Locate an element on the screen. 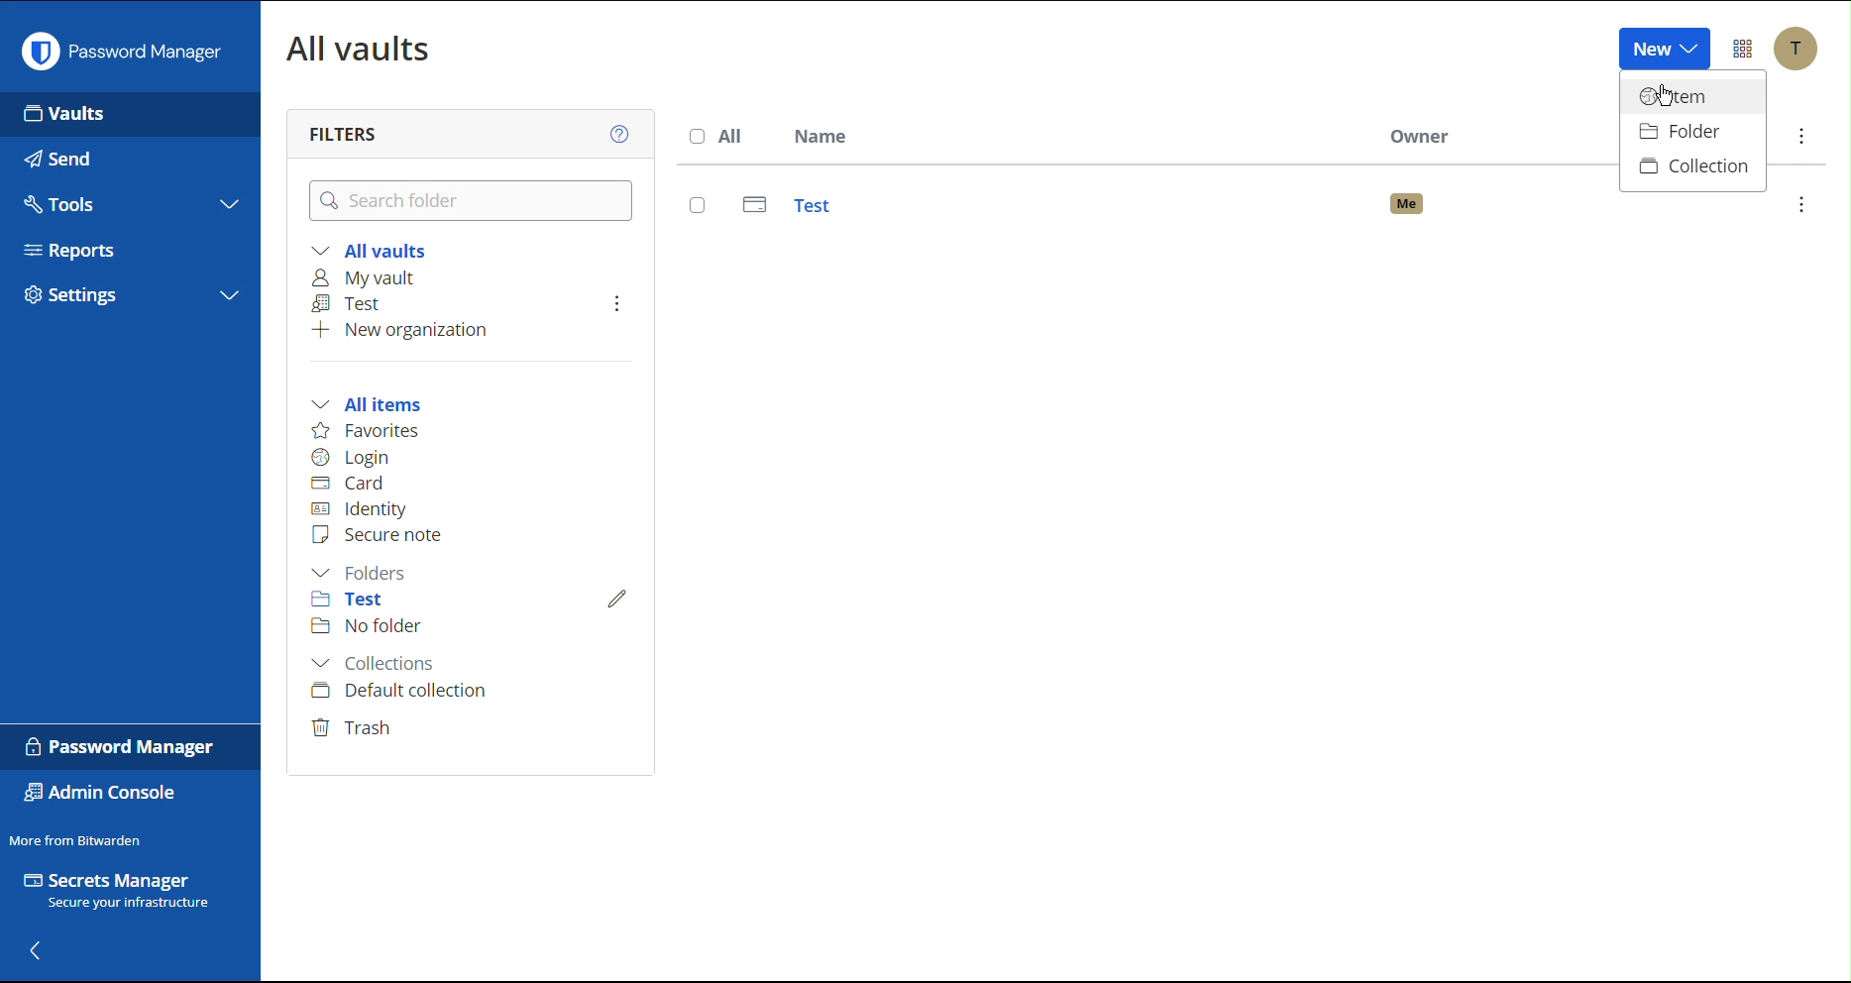 This screenshot has width=1851, height=983. Test is located at coordinates (352, 304).